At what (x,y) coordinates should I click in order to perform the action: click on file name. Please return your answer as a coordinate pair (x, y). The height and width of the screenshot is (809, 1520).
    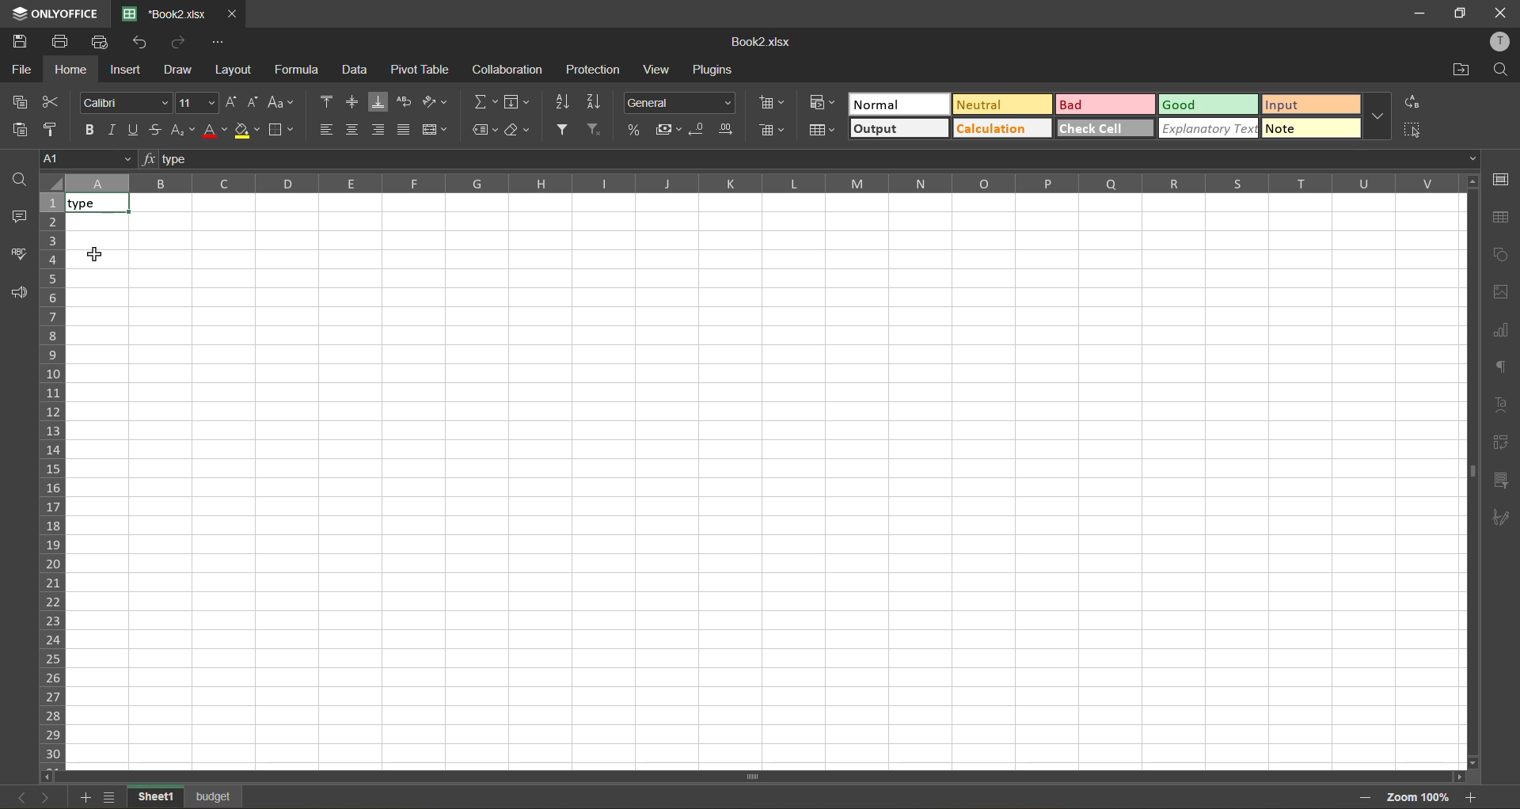
    Looking at the image, I should click on (169, 14).